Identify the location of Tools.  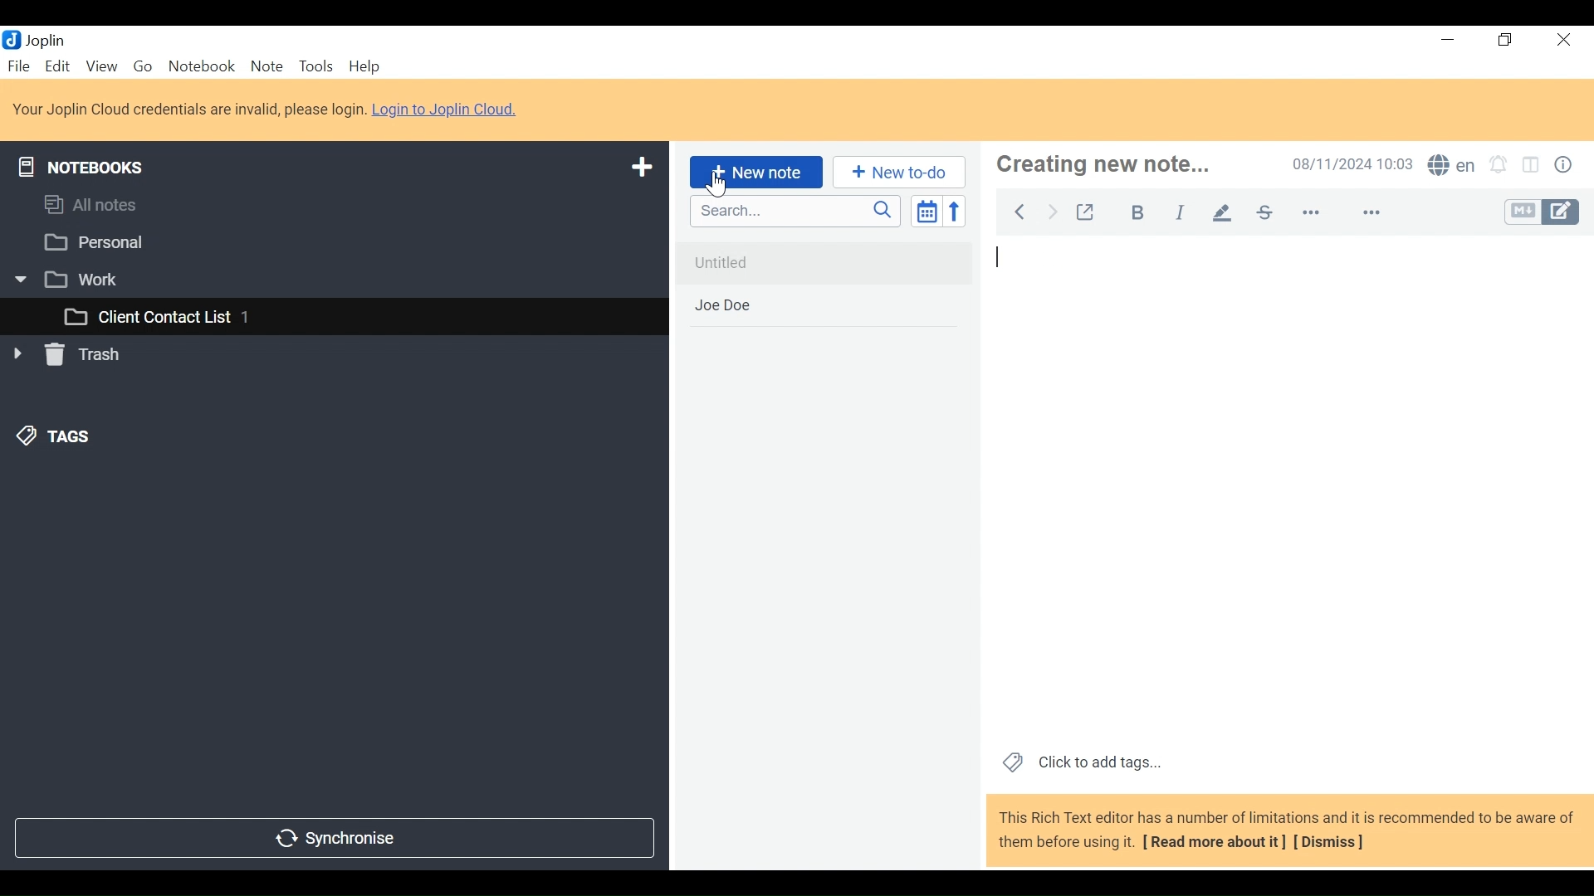
(315, 66).